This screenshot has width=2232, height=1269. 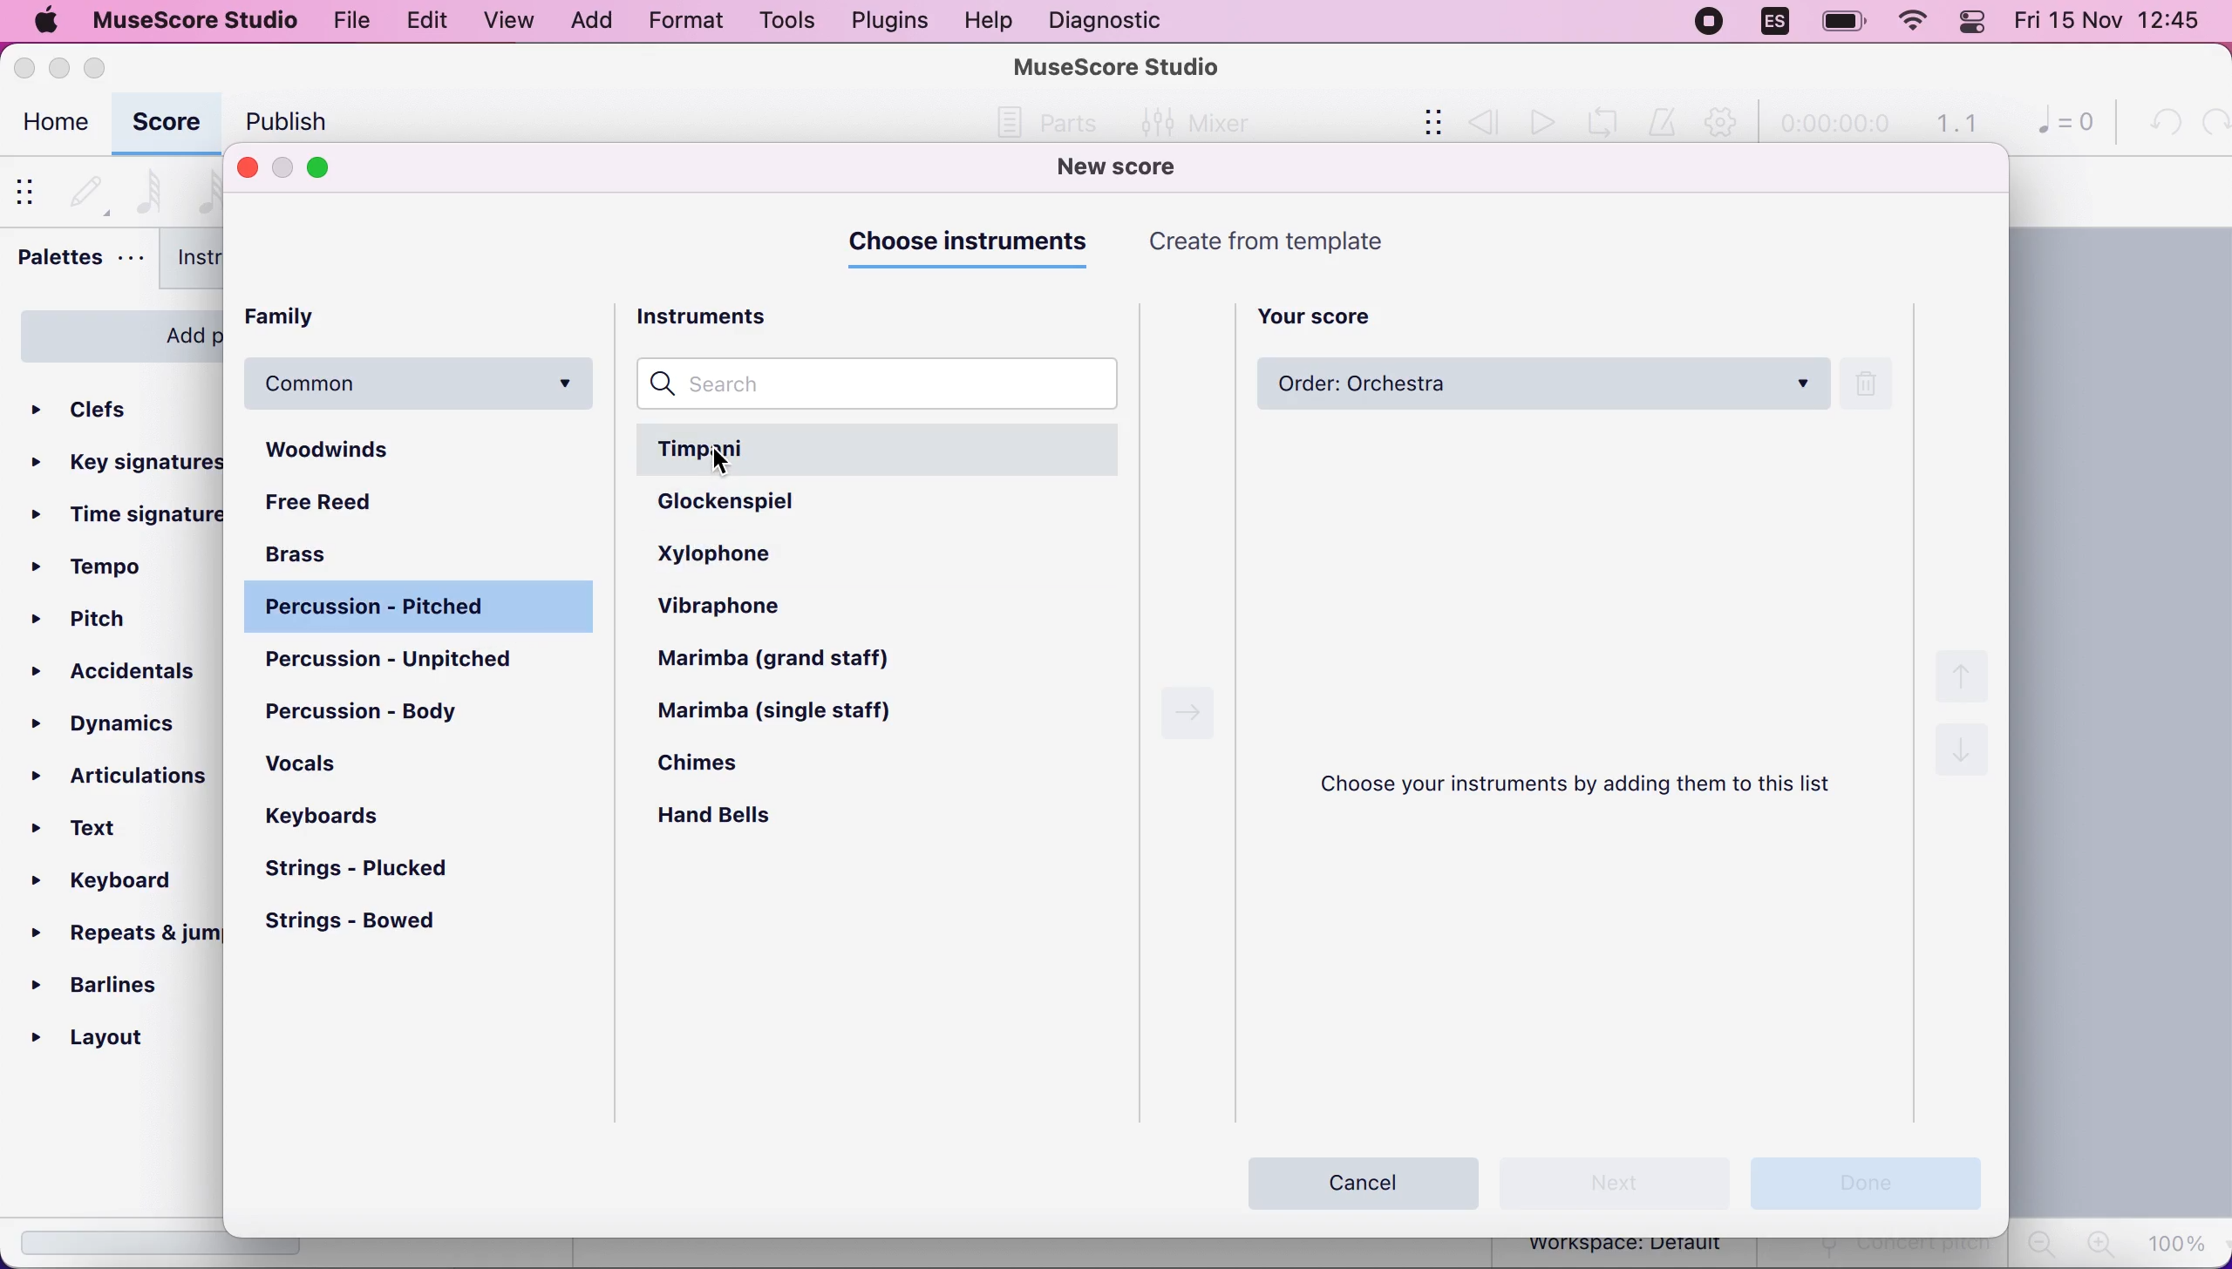 What do you see at coordinates (58, 64) in the screenshot?
I see `minimize` at bounding box center [58, 64].